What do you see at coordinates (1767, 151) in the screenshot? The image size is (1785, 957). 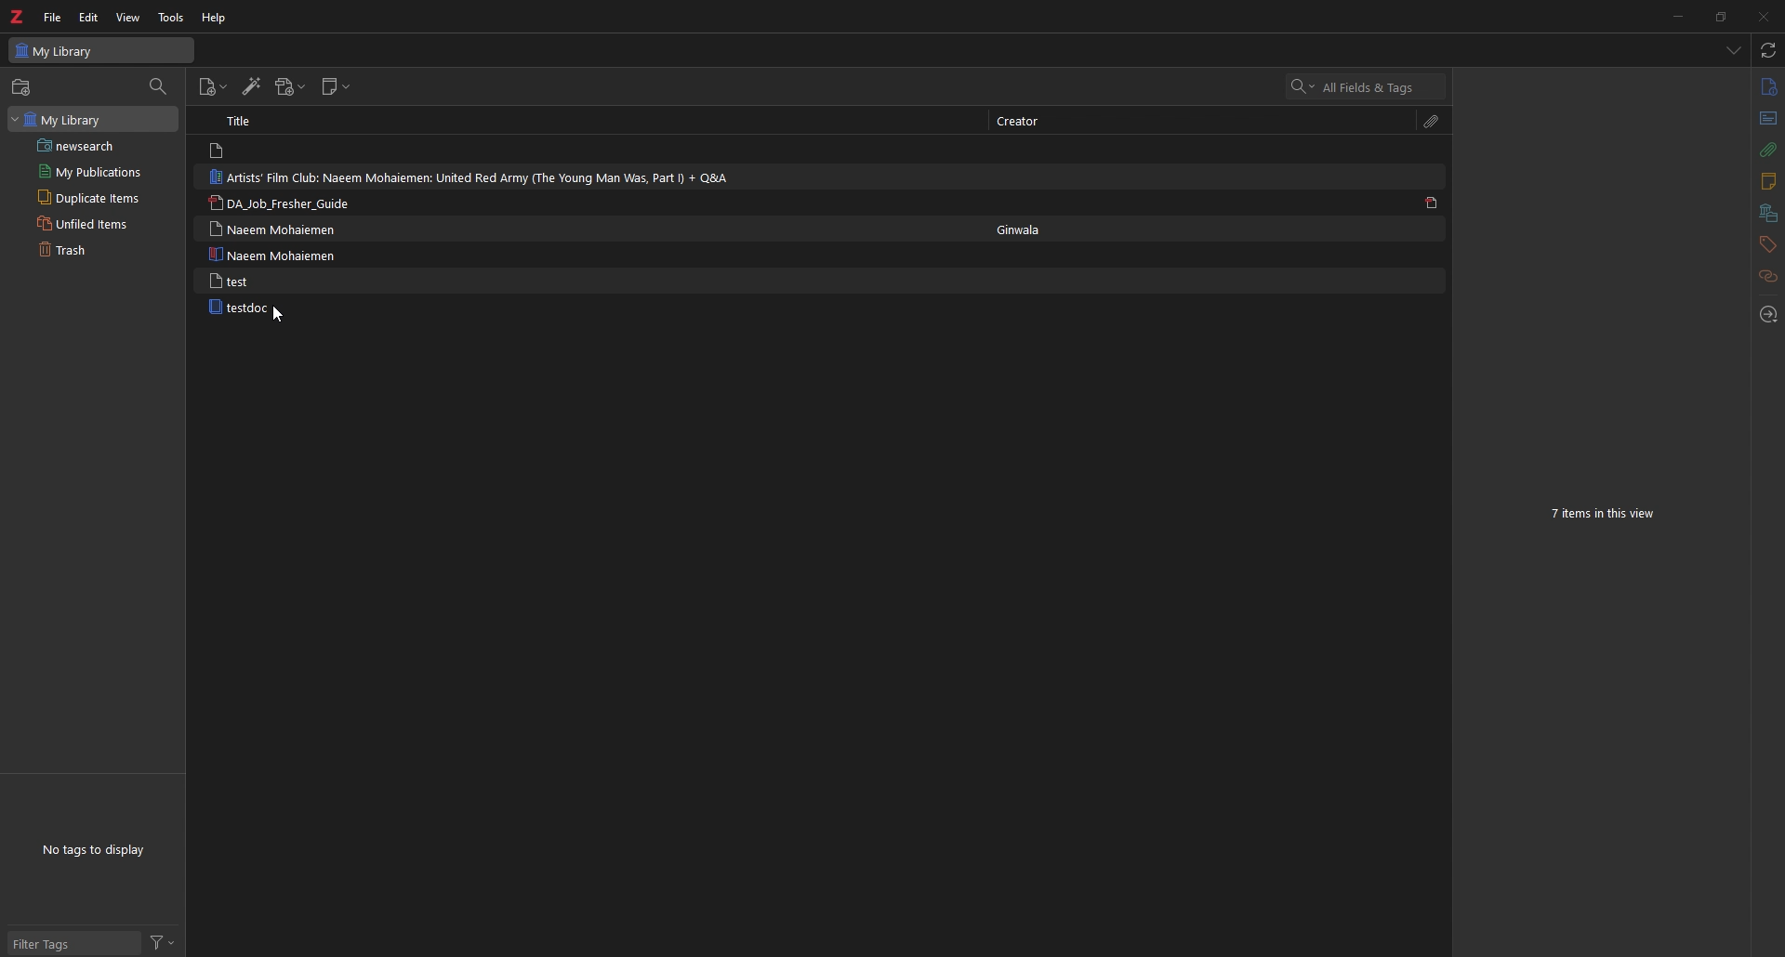 I see `attachment` at bounding box center [1767, 151].